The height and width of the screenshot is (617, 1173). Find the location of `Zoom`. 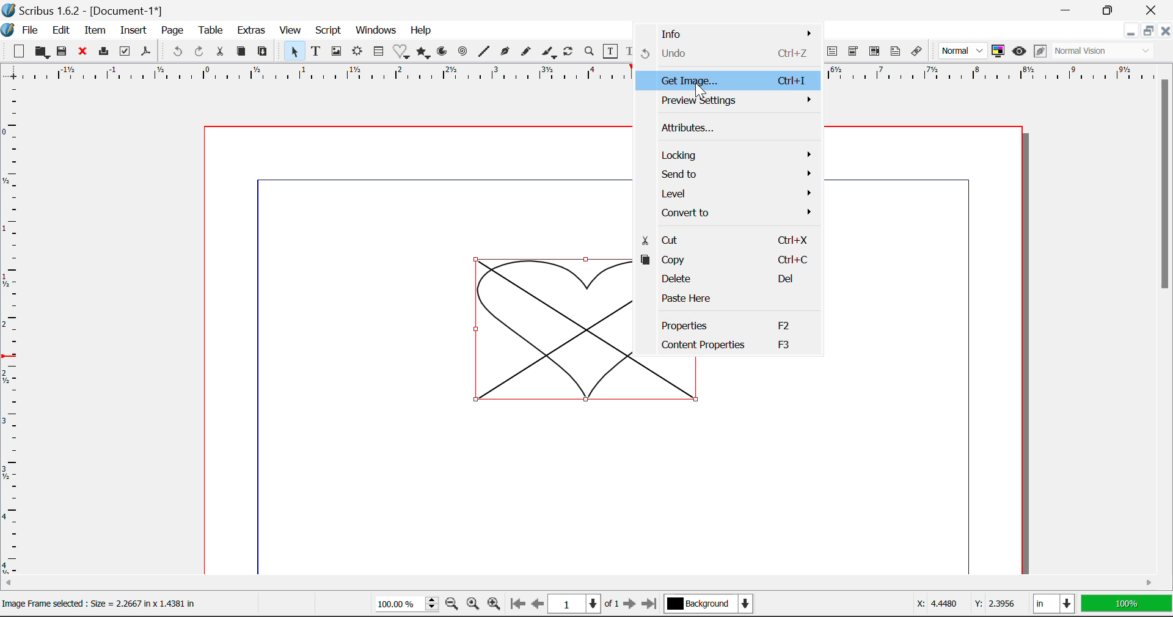

Zoom is located at coordinates (591, 53).